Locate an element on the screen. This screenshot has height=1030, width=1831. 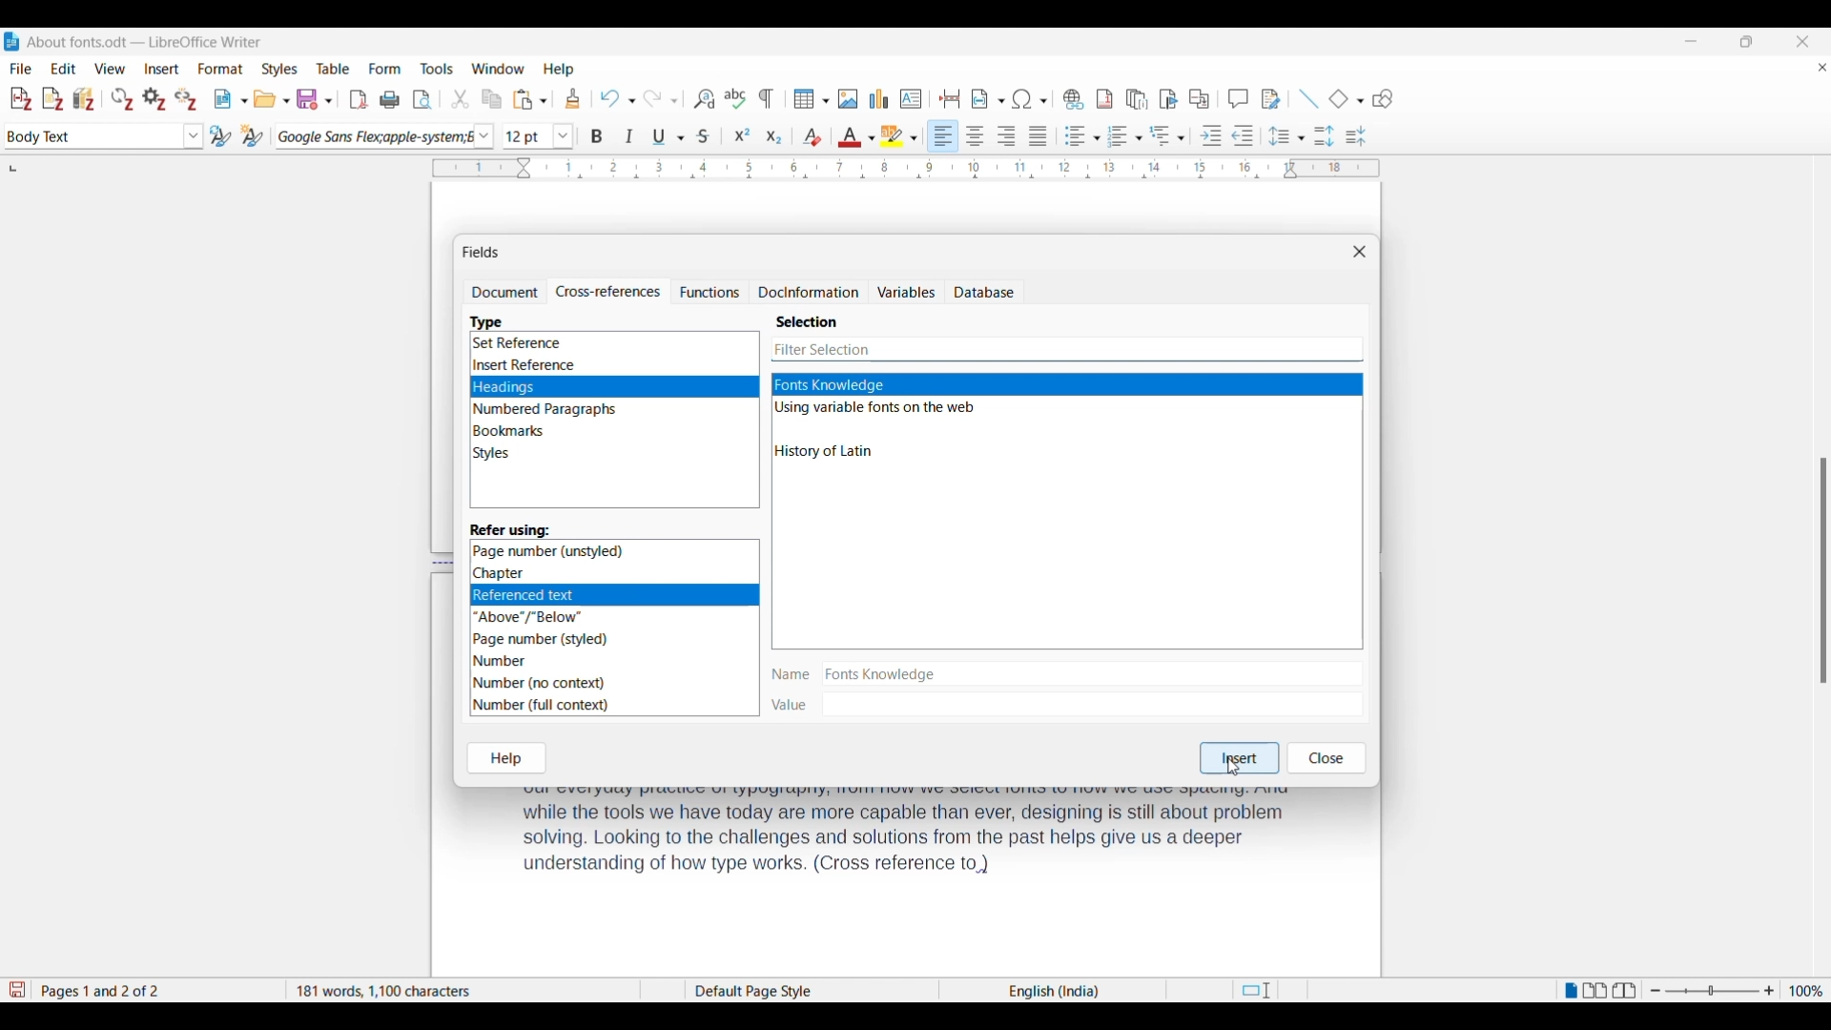
Input font is located at coordinates (527, 135).